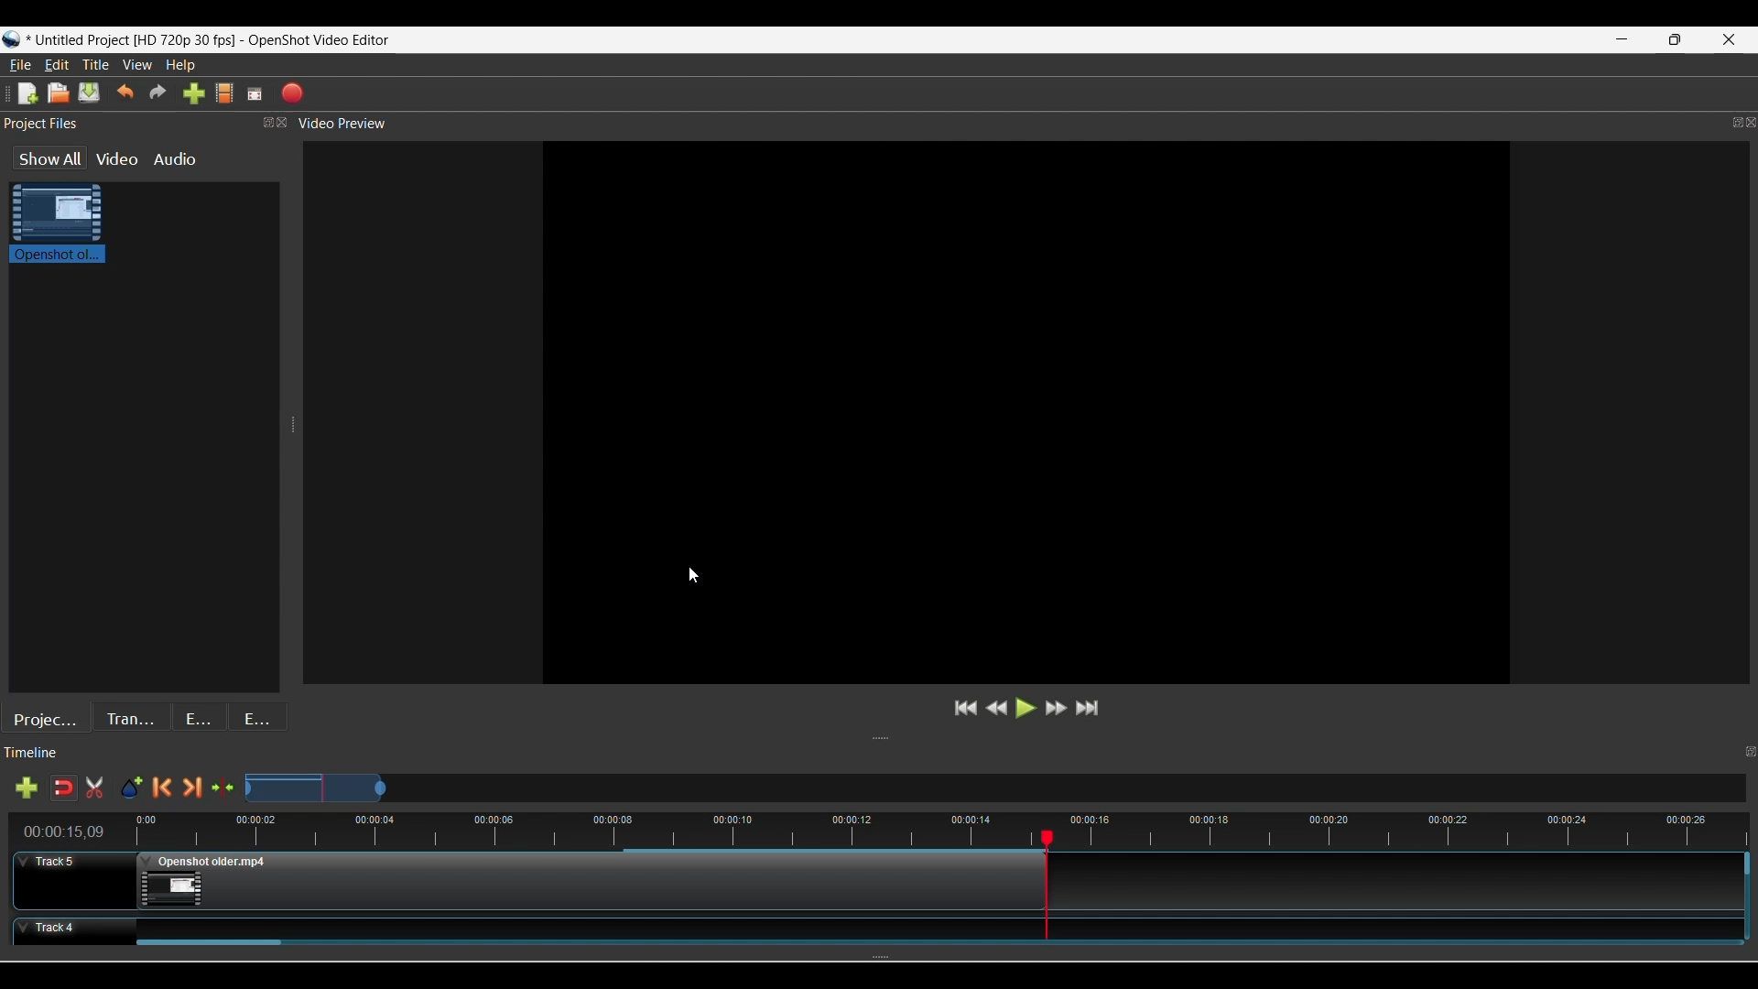 The width and height of the screenshot is (1758, 989). Describe the element at coordinates (12, 39) in the screenshot. I see `Software logo` at that location.